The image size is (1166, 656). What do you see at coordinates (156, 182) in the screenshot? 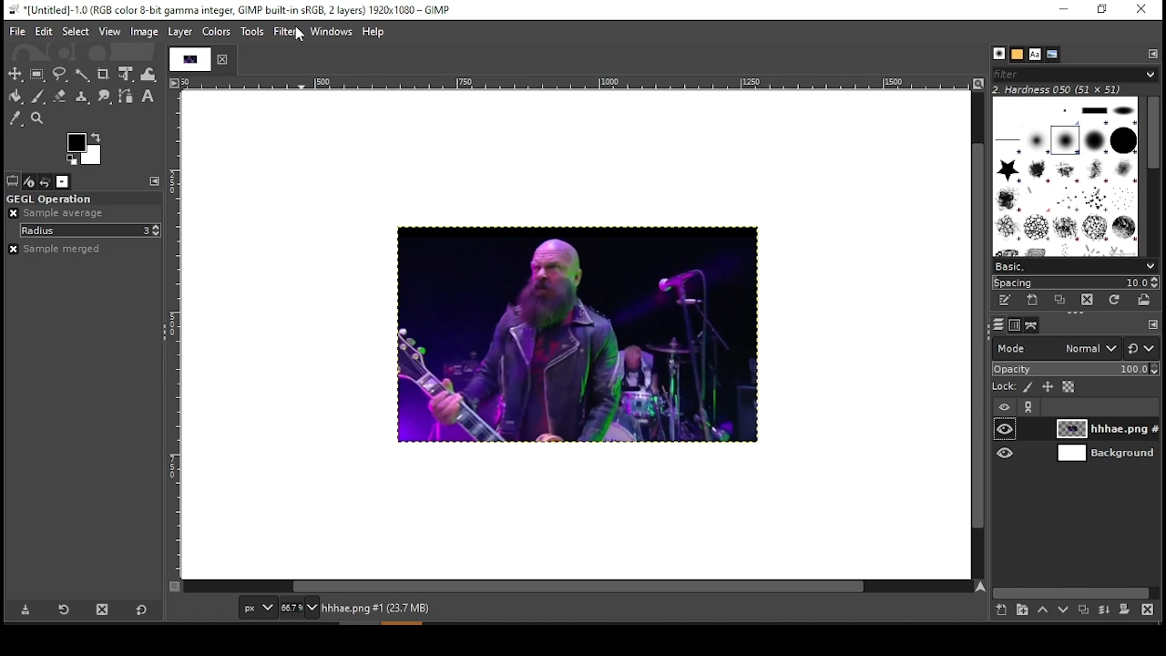
I see `configure this tab` at bounding box center [156, 182].